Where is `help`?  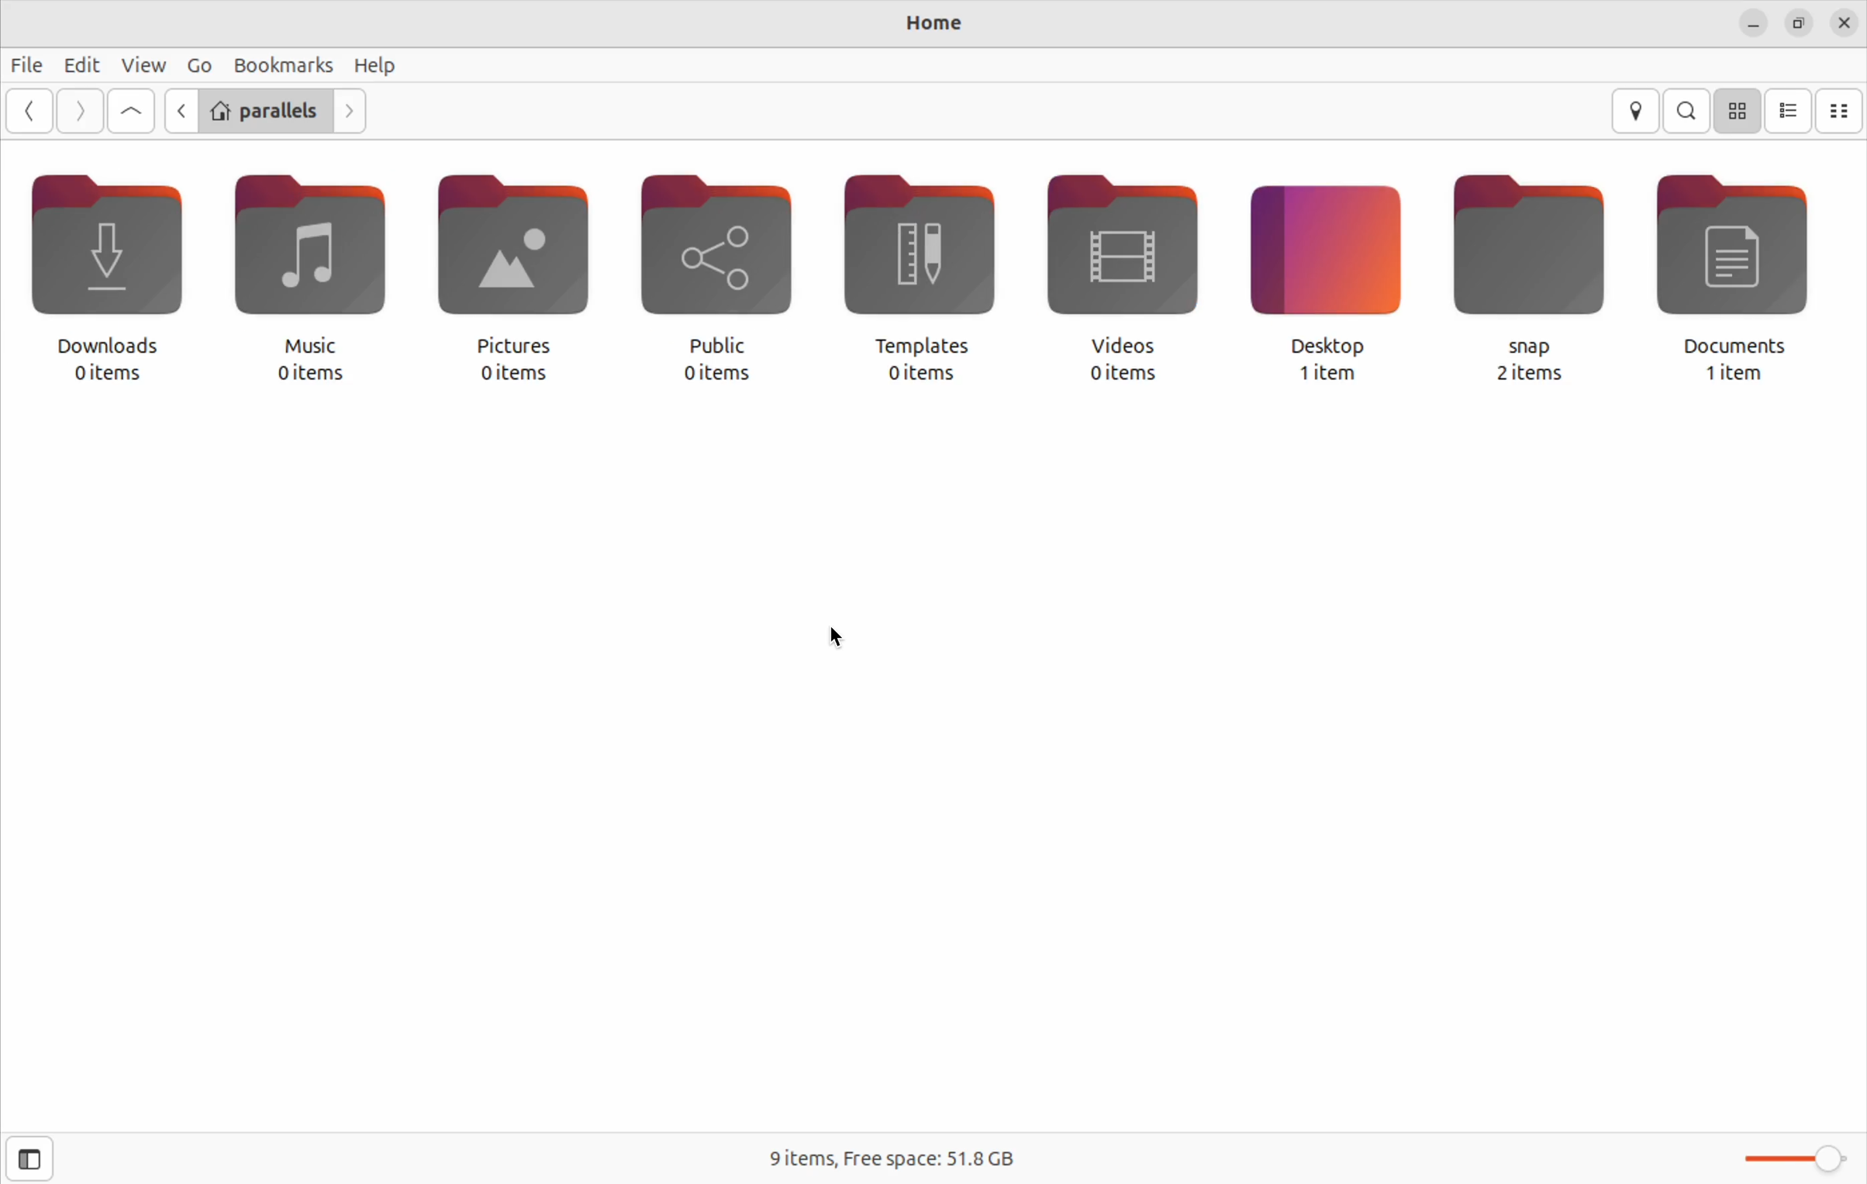
help is located at coordinates (378, 66).